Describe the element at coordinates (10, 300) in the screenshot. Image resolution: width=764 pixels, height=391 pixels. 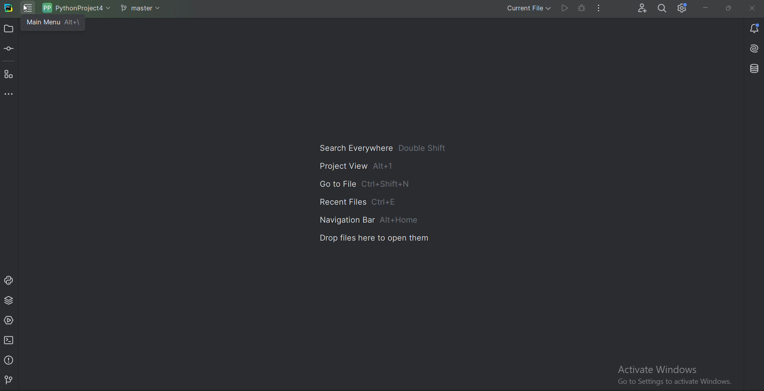
I see `Python package` at that location.